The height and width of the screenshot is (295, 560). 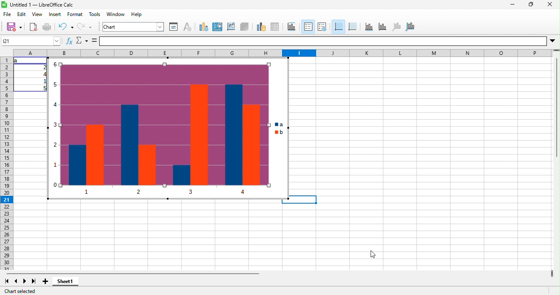 I want to click on 4, so click(x=43, y=74).